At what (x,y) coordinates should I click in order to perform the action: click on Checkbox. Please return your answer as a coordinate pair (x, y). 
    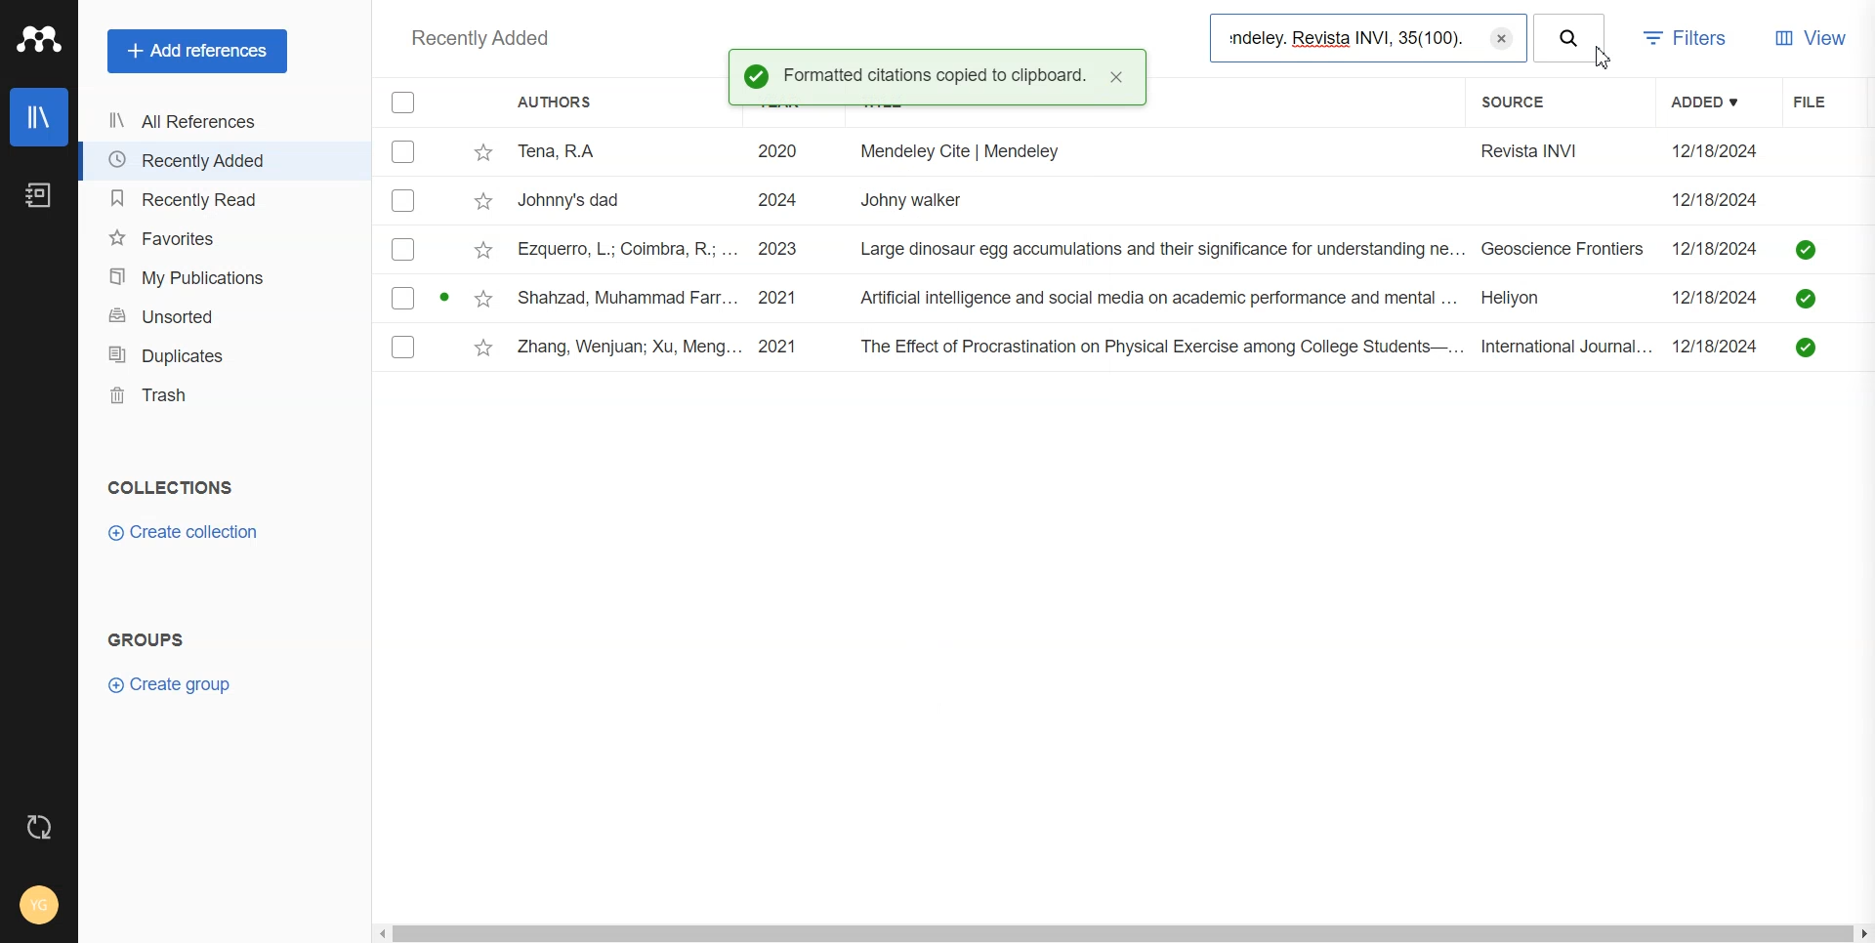
    Looking at the image, I should click on (402, 251).